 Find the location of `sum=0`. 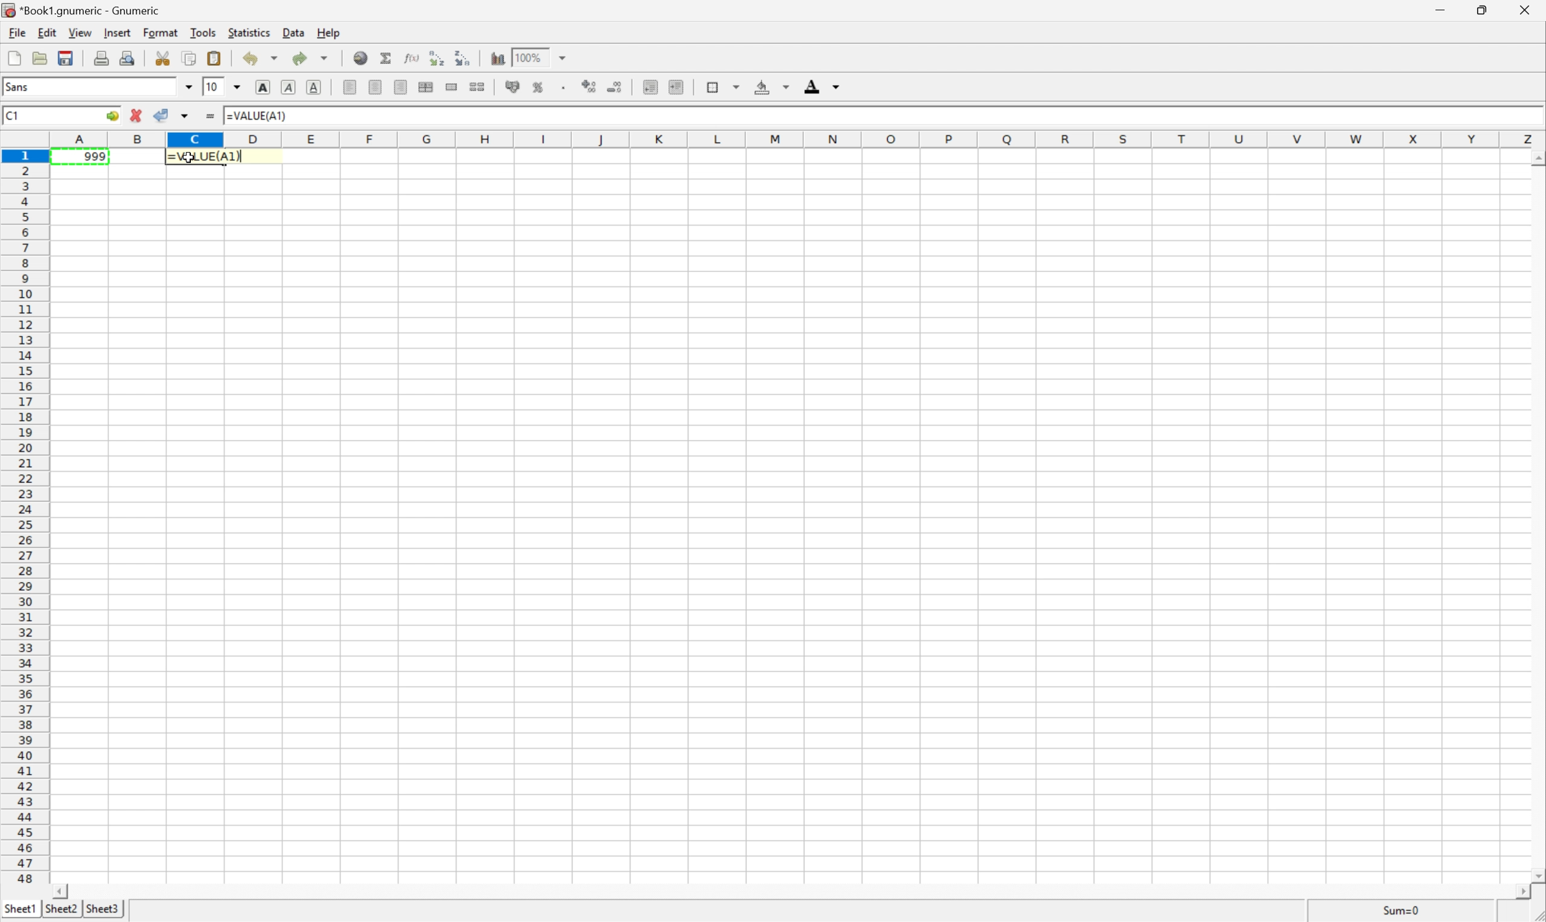

sum=0 is located at coordinates (1402, 909).